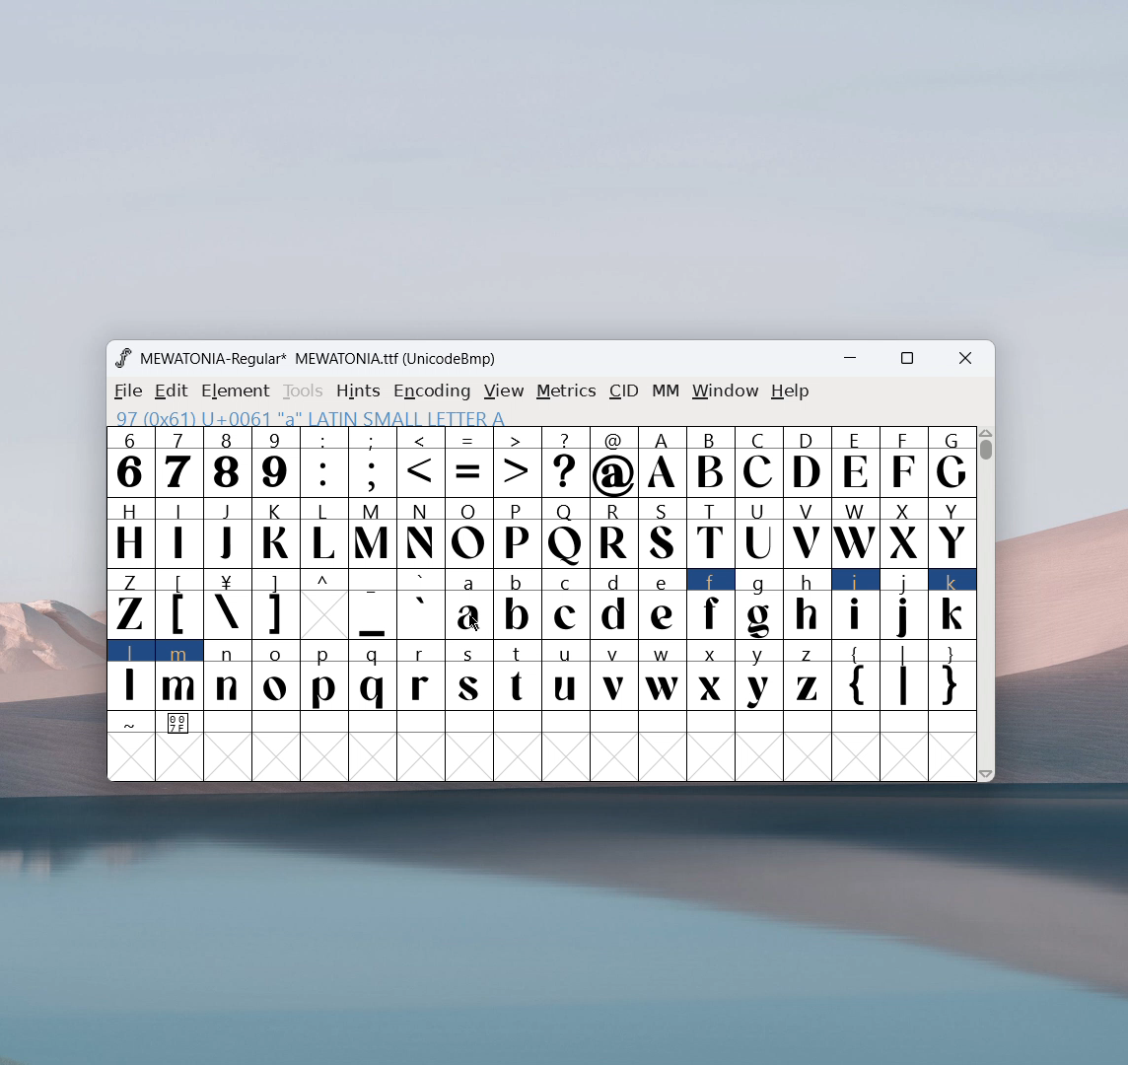 The width and height of the screenshot is (1128, 1065). Describe the element at coordinates (321, 359) in the screenshot. I see `MEWATONIA-Regular* MEWATONIA.ttf (UnicodeBmp)` at that location.